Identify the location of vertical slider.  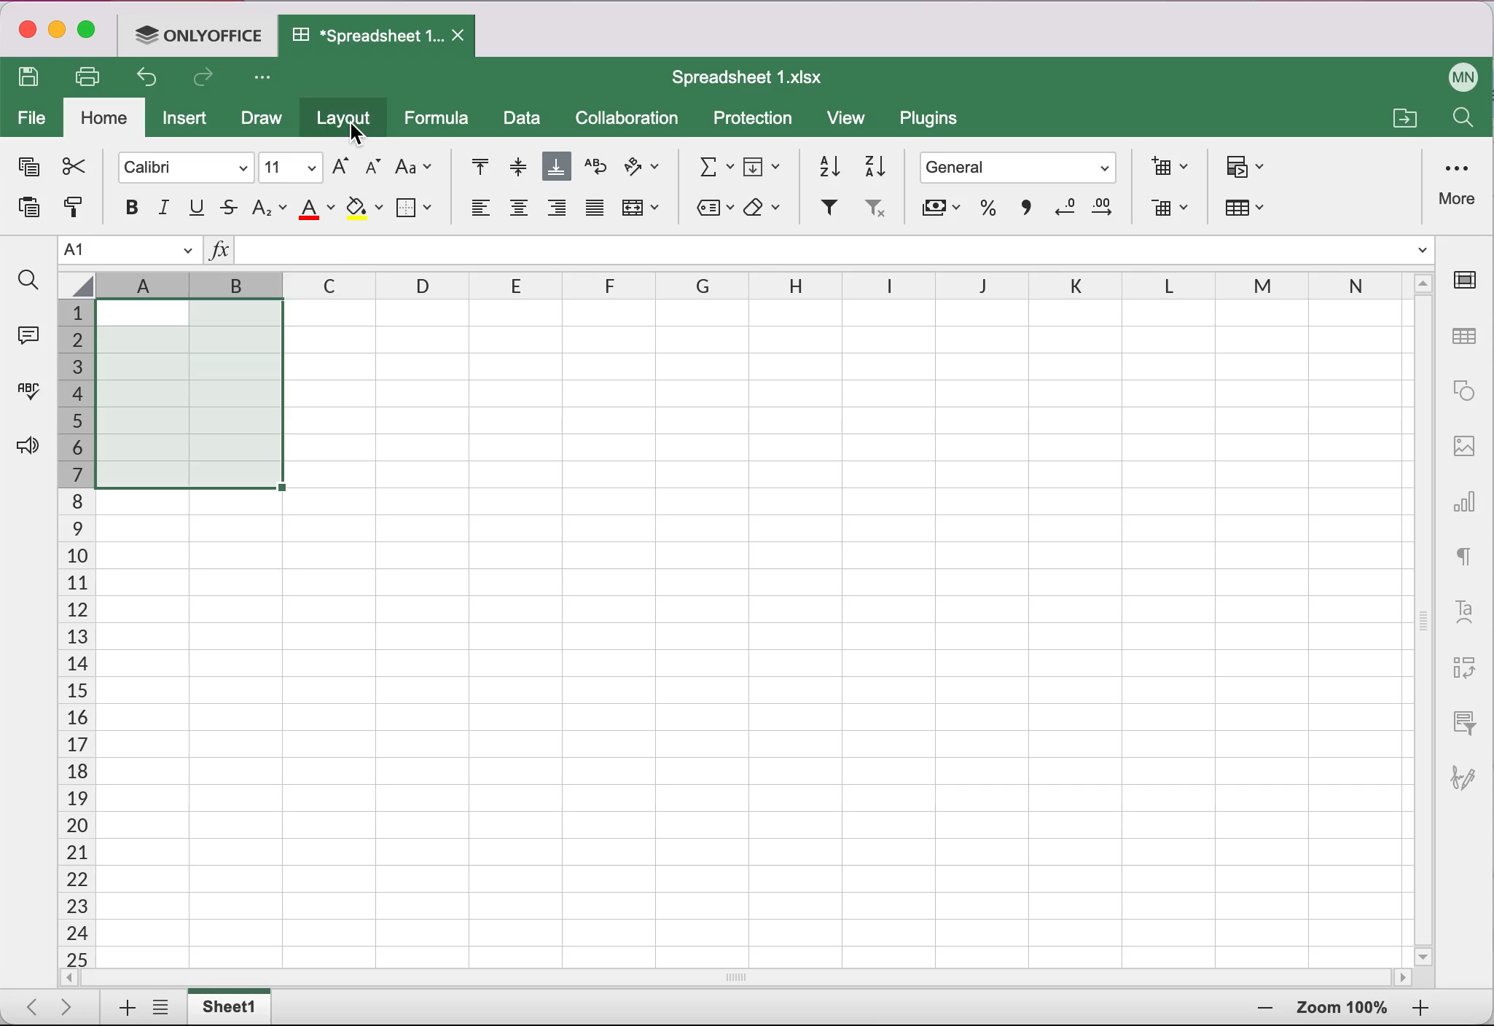
(1424, 613).